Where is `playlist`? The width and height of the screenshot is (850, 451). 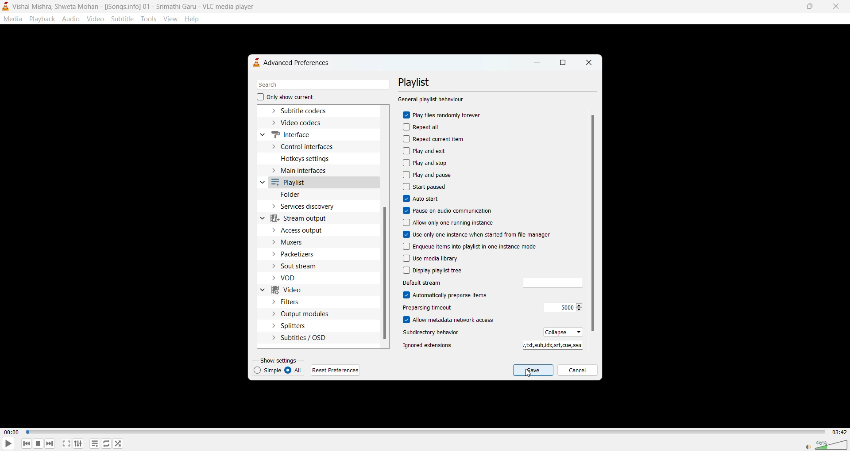 playlist is located at coordinates (292, 183).